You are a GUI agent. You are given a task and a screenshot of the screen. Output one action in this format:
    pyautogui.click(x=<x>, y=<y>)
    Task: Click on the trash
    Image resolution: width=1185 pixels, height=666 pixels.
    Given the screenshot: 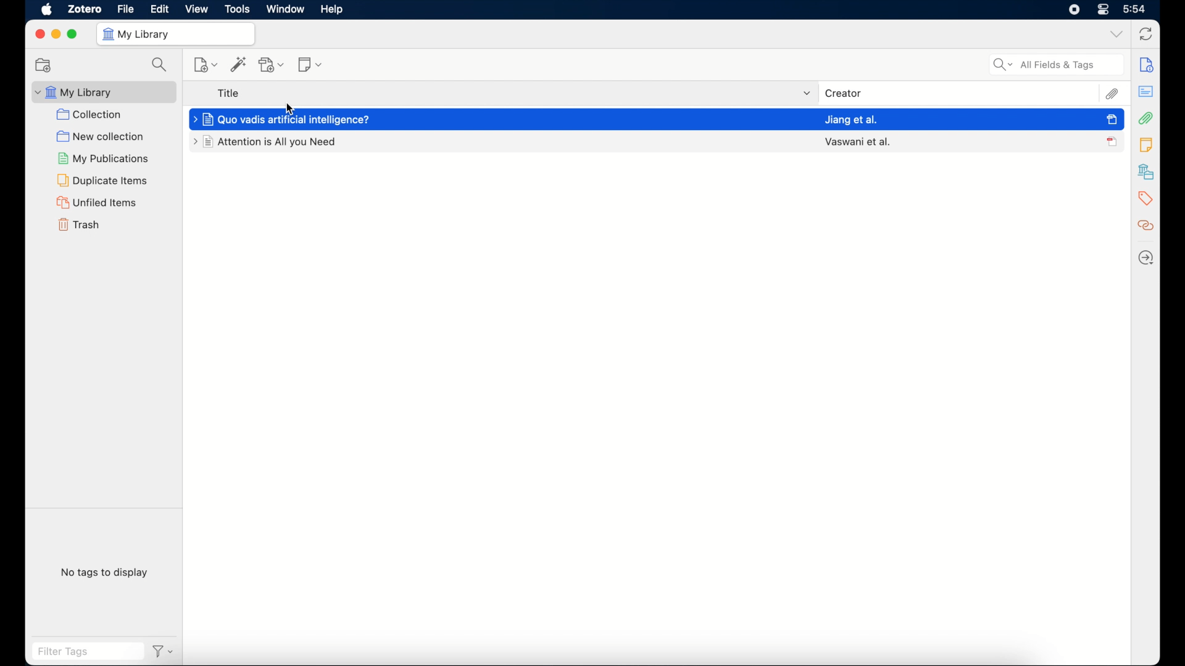 What is the action you would take?
    pyautogui.click(x=79, y=224)
    